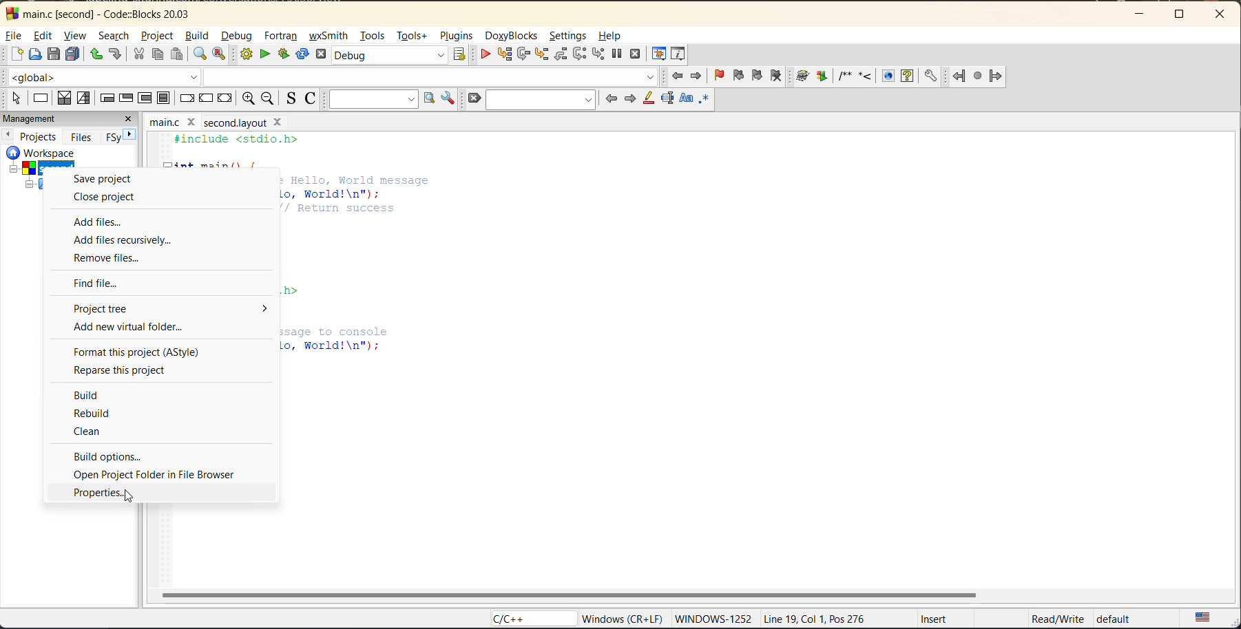 The width and height of the screenshot is (1241, 629). What do you see at coordinates (568, 594) in the screenshot?
I see `horizontal scroll bar` at bounding box center [568, 594].